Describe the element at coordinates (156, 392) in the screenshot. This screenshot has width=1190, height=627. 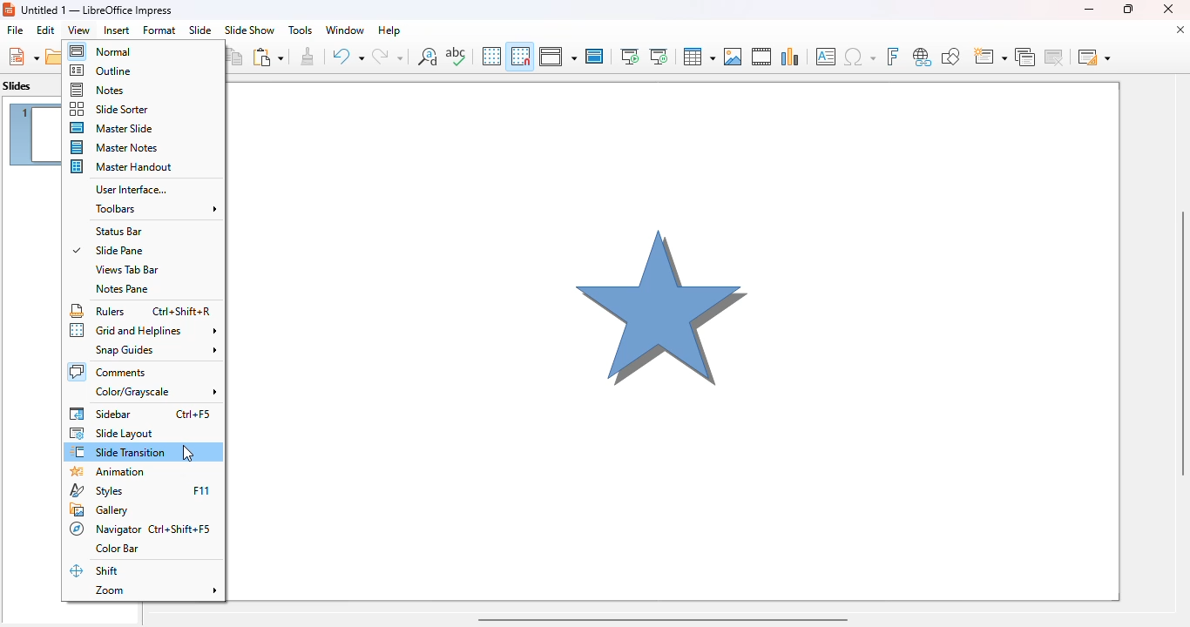
I see `color/grayscale` at that location.